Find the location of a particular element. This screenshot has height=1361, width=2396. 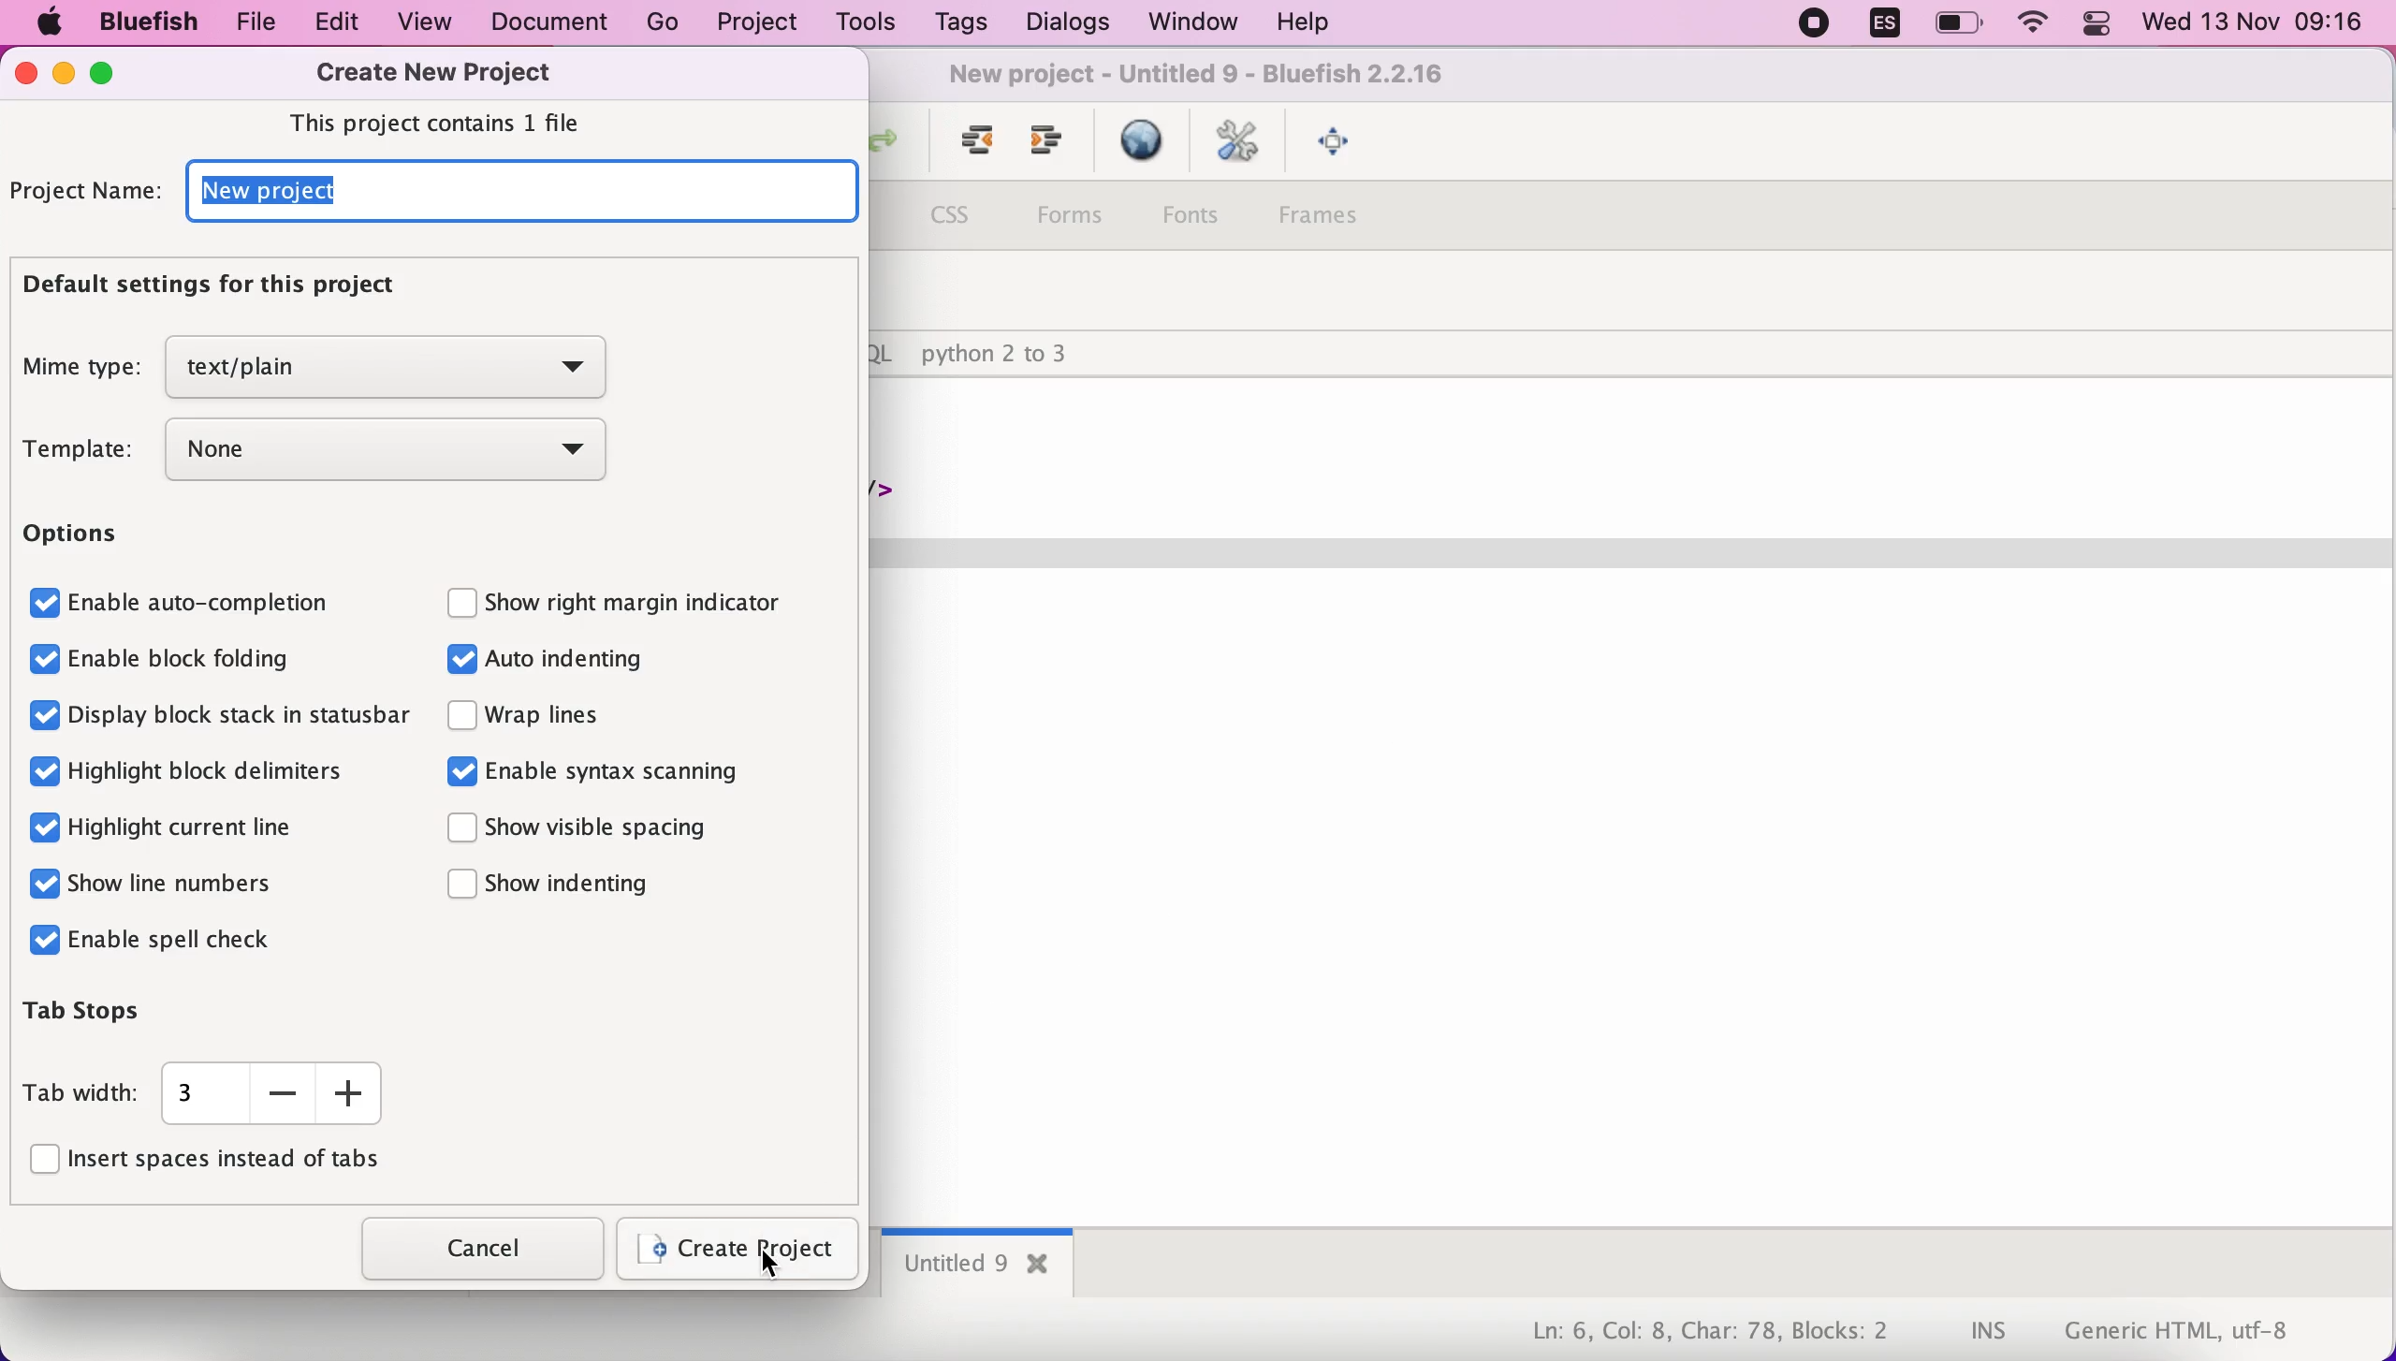

create new project is located at coordinates (447, 72).